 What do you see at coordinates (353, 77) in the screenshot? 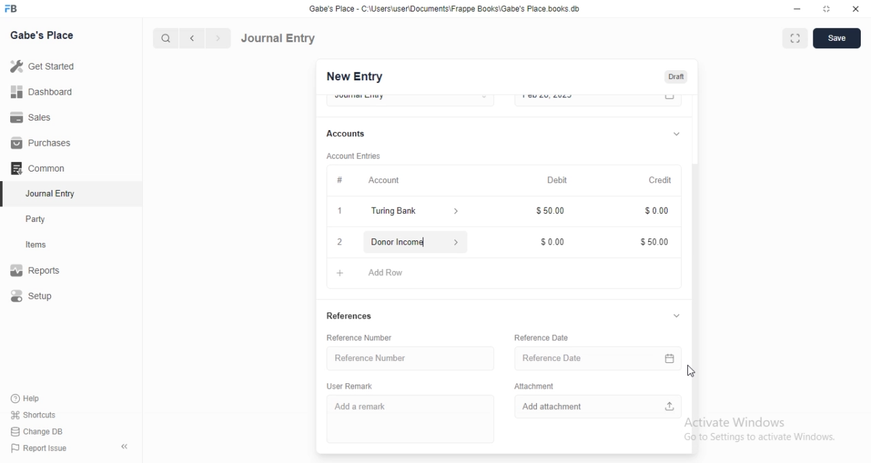
I see `New Entry` at bounding box center [353, 77].